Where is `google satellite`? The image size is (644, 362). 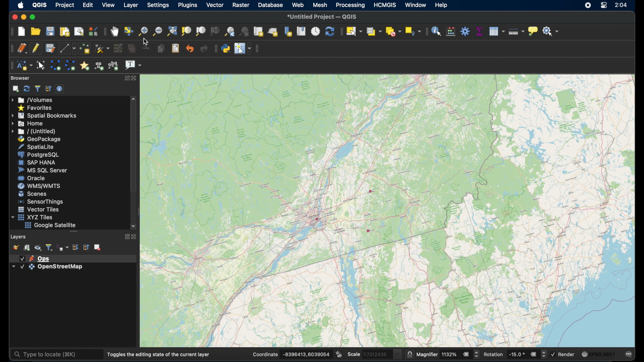
google satellite is located at coordinates (50, 225).